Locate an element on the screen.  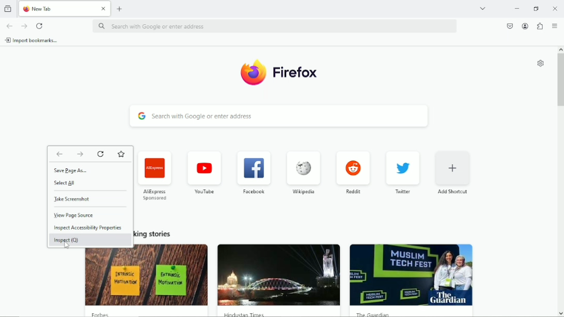
Search with google or enter address is located at coordinates (276, 26).